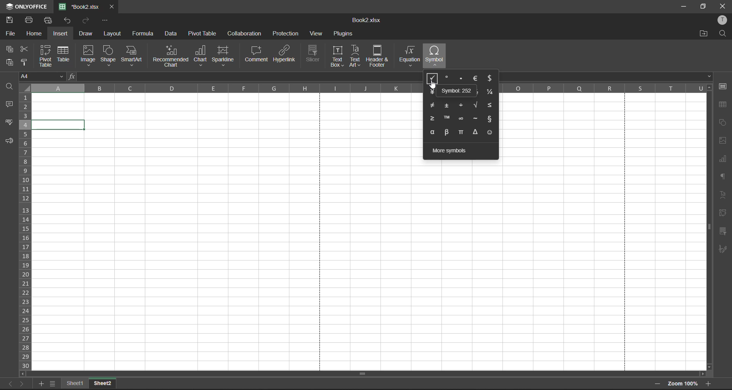 The image size is (732, 390). Describe the element at coordinates (433, 132) in the screenshot. I see `alpha` at that location.